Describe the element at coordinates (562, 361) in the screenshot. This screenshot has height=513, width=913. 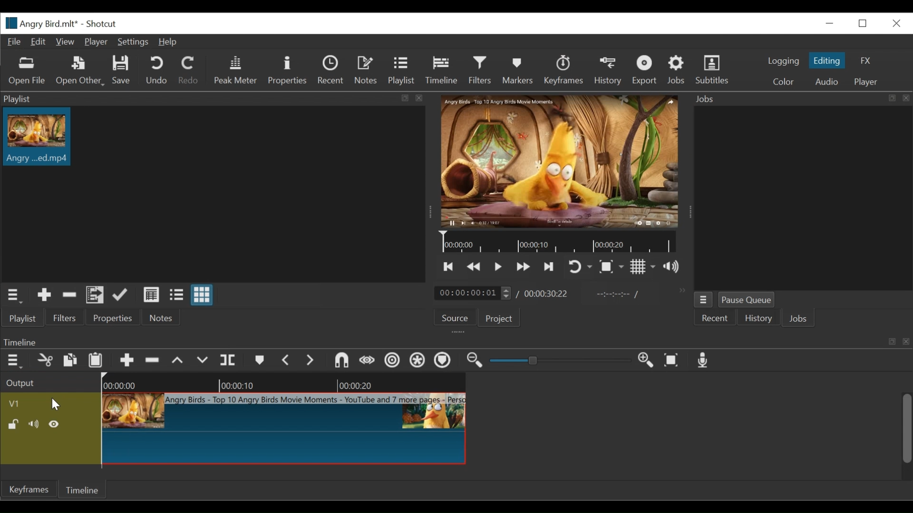
I see `Zoom Slider` at that location.